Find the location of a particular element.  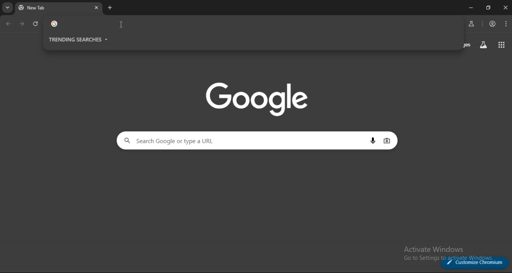

reload page is located at coordinates (36, 25).